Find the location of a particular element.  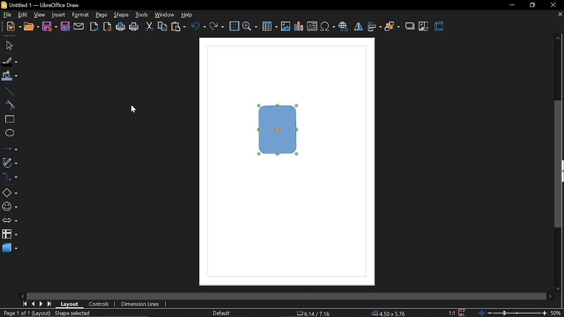

3d shapes is located at coordinates (10, 248).